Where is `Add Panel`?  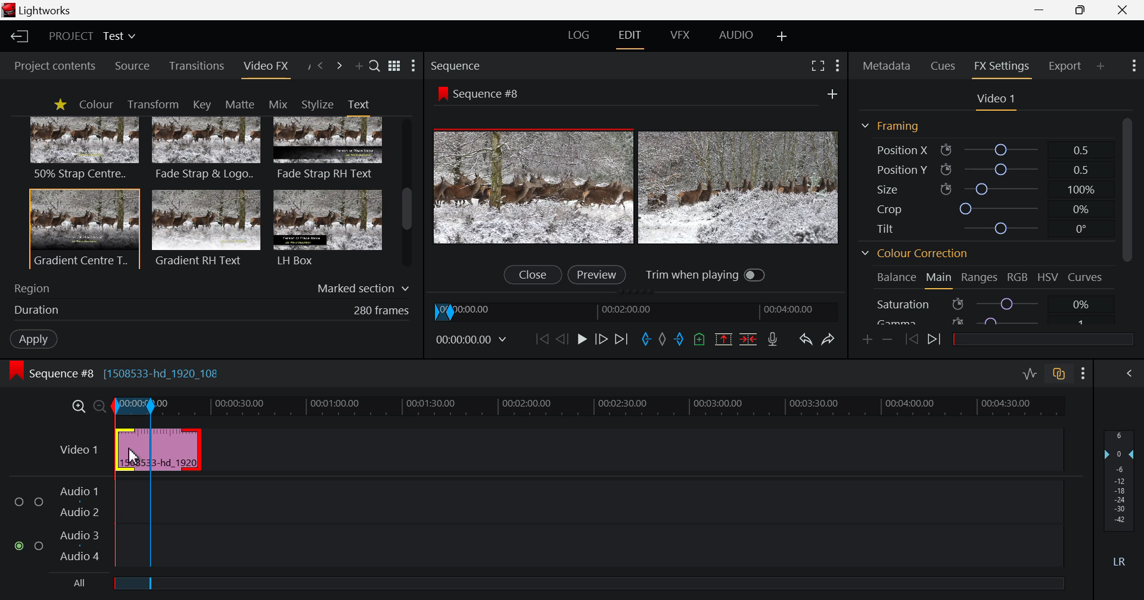 Add Panel is located at coordinates (359, 68).